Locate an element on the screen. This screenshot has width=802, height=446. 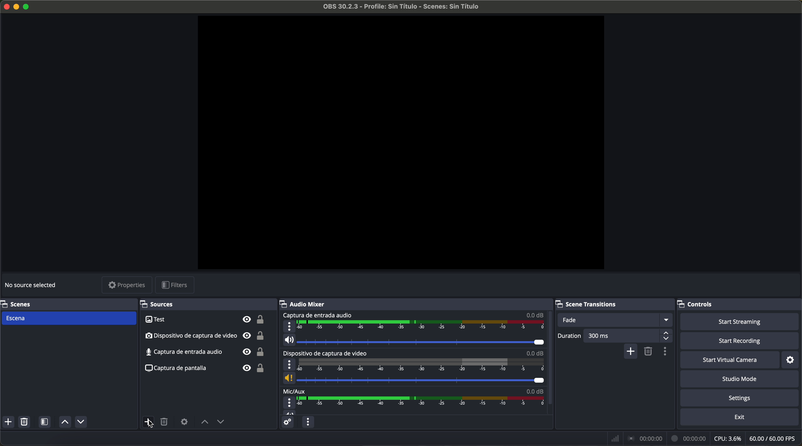
timeline is located at coordinates (420, 365).